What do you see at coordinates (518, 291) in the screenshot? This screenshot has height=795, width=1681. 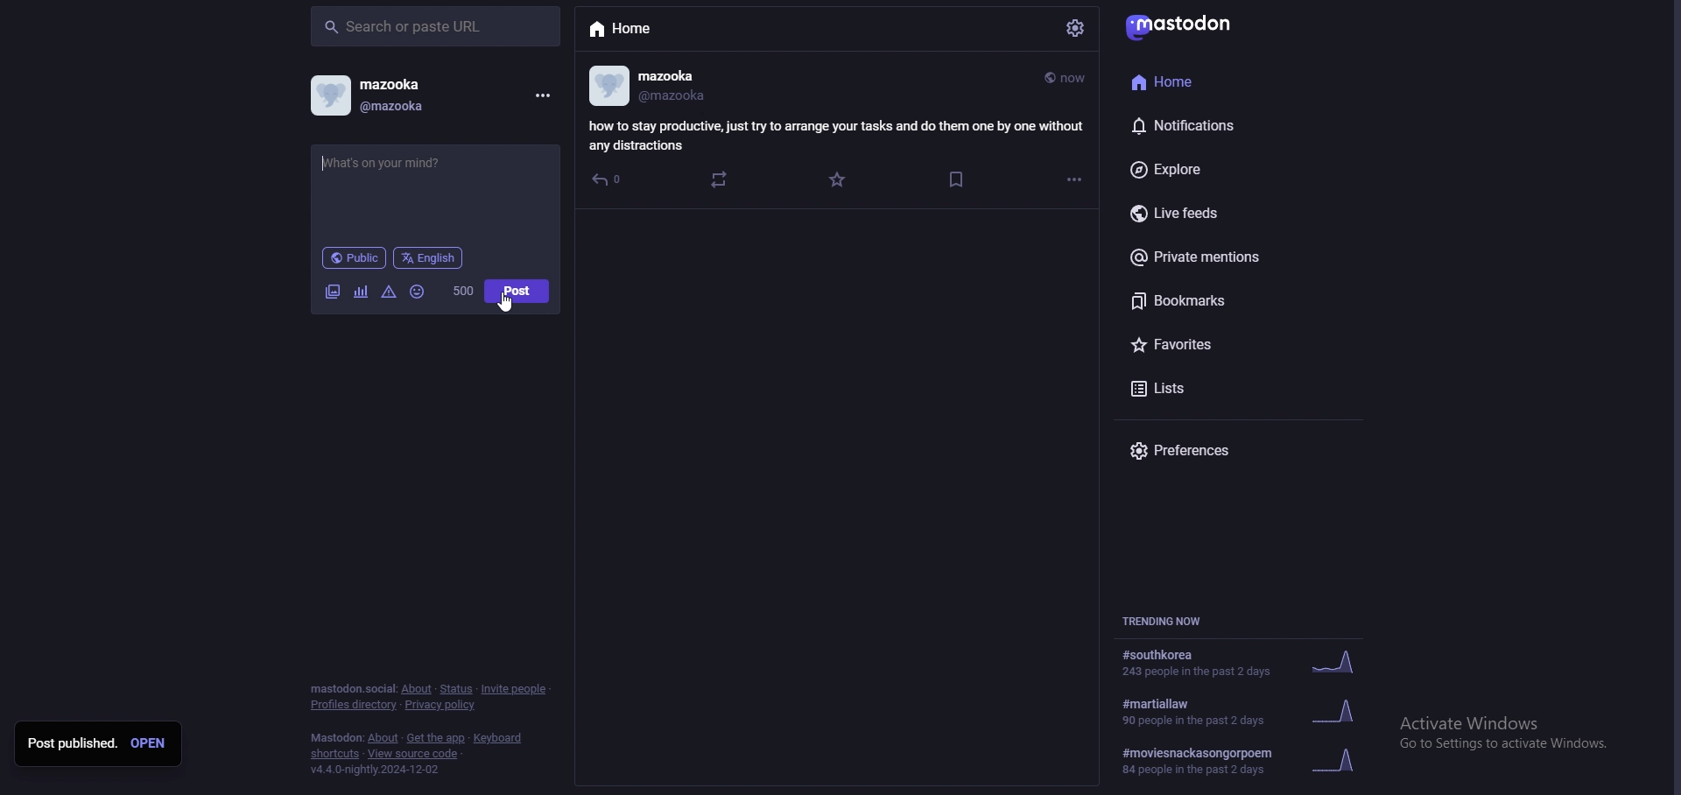 I see `post` at bounding box center [518, 291].